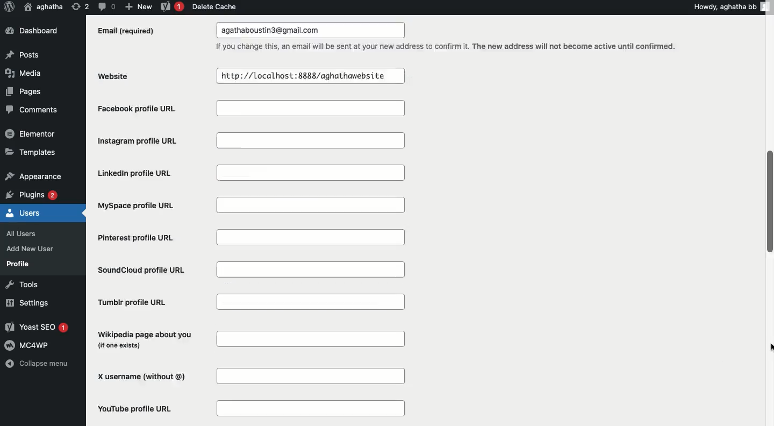 This screenshot has height=426, width=774. I want to click on Appearance, so click(33, 175).